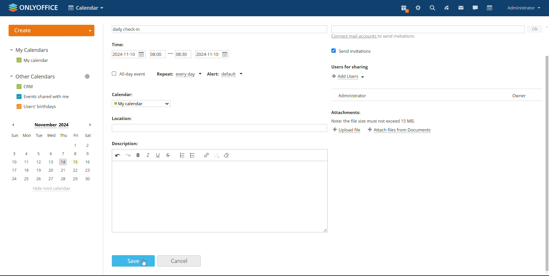  I want to click on start date, so click(127, 55).